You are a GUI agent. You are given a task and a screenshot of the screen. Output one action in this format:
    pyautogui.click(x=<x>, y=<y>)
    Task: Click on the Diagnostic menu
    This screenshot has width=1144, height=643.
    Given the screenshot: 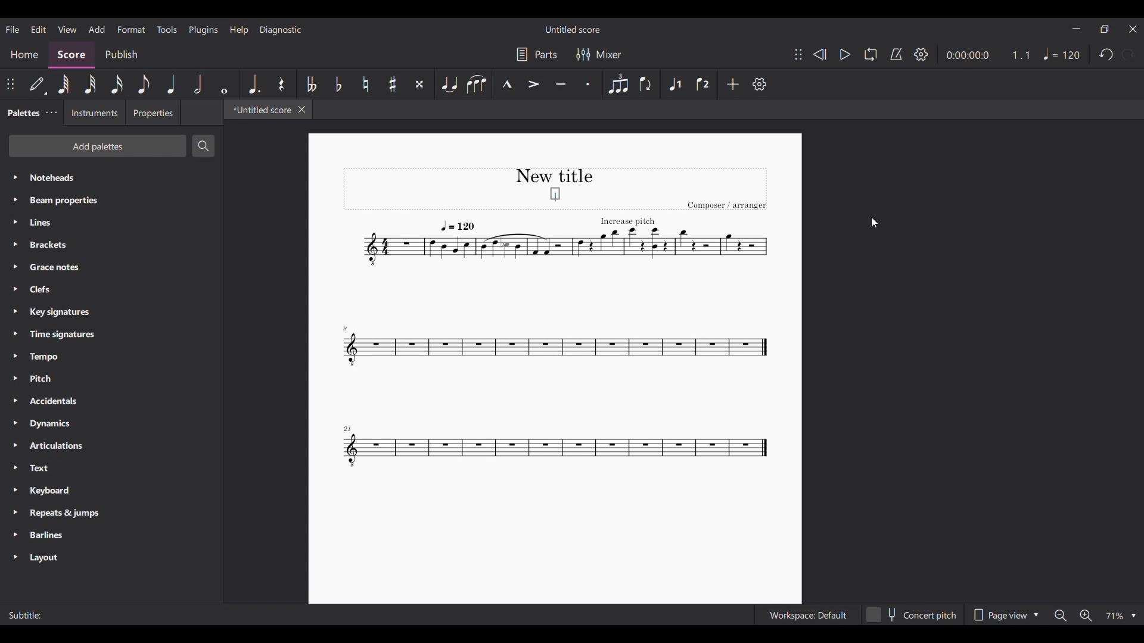 What is the action you would take?
    pyautogui.click(x=281, y=30)
    